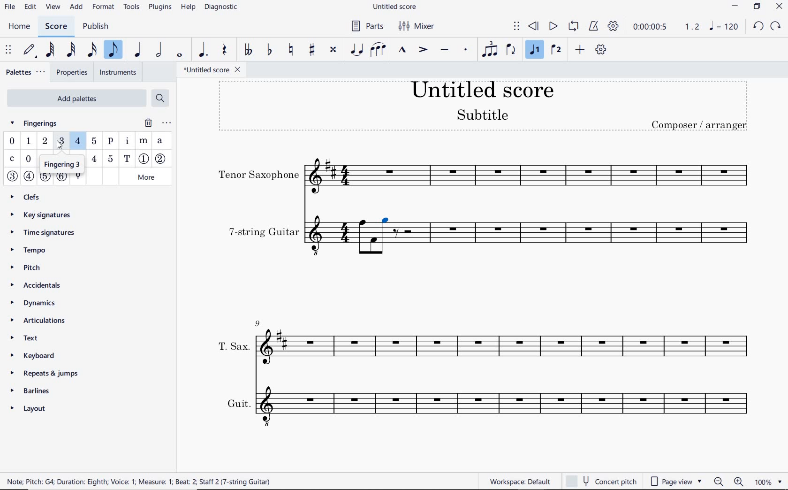  Describe the element at coordinates (161, 98) in the screenshot. I see `SEARCH PALETTES` at that location.